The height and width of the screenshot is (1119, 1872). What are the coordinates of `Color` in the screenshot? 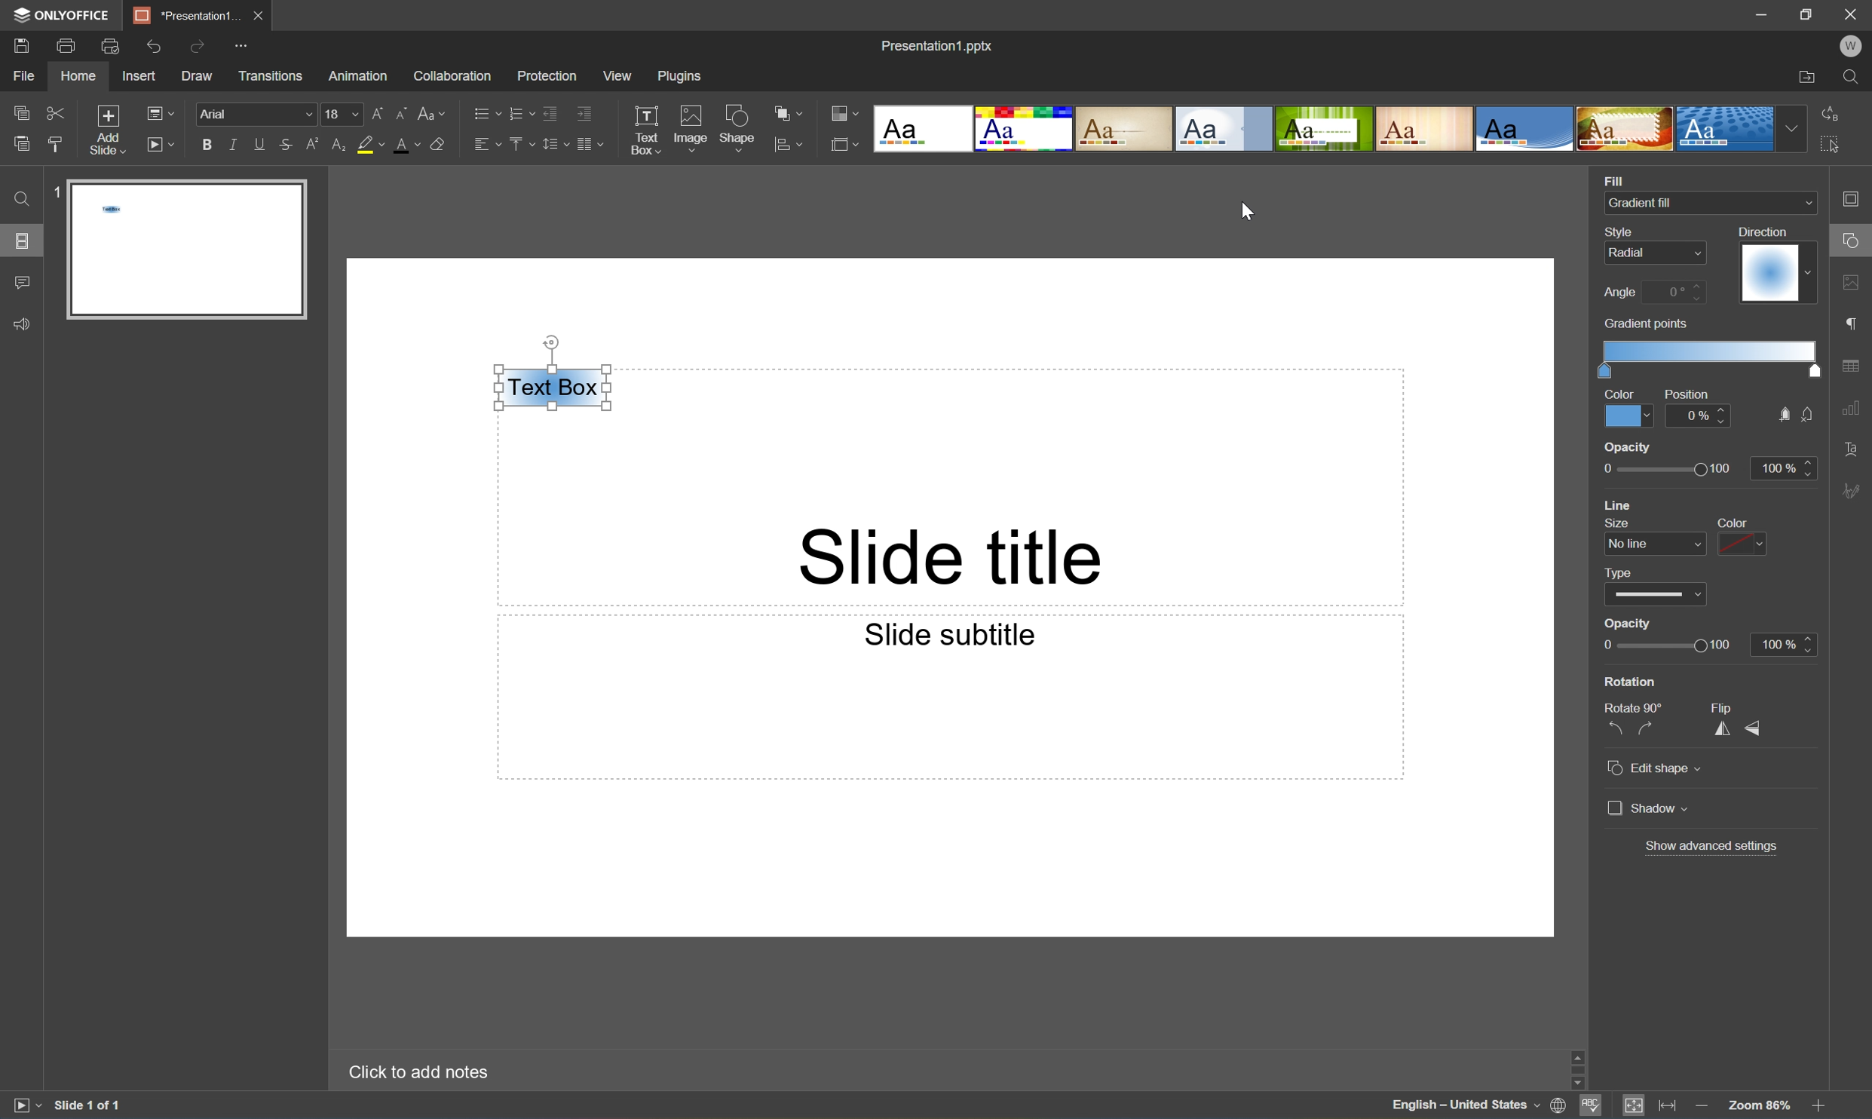 It's located at (1738, 522).